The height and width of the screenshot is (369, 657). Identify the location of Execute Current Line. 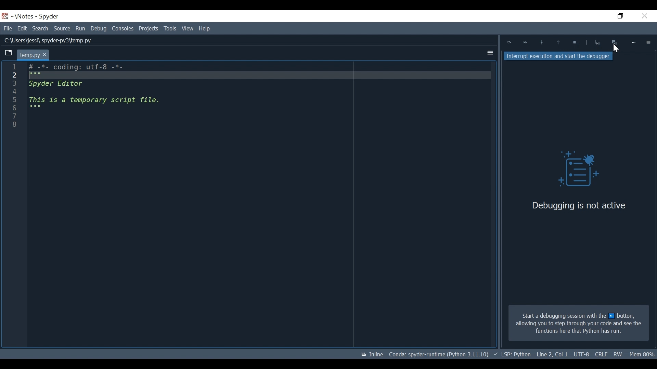
(509, 42).